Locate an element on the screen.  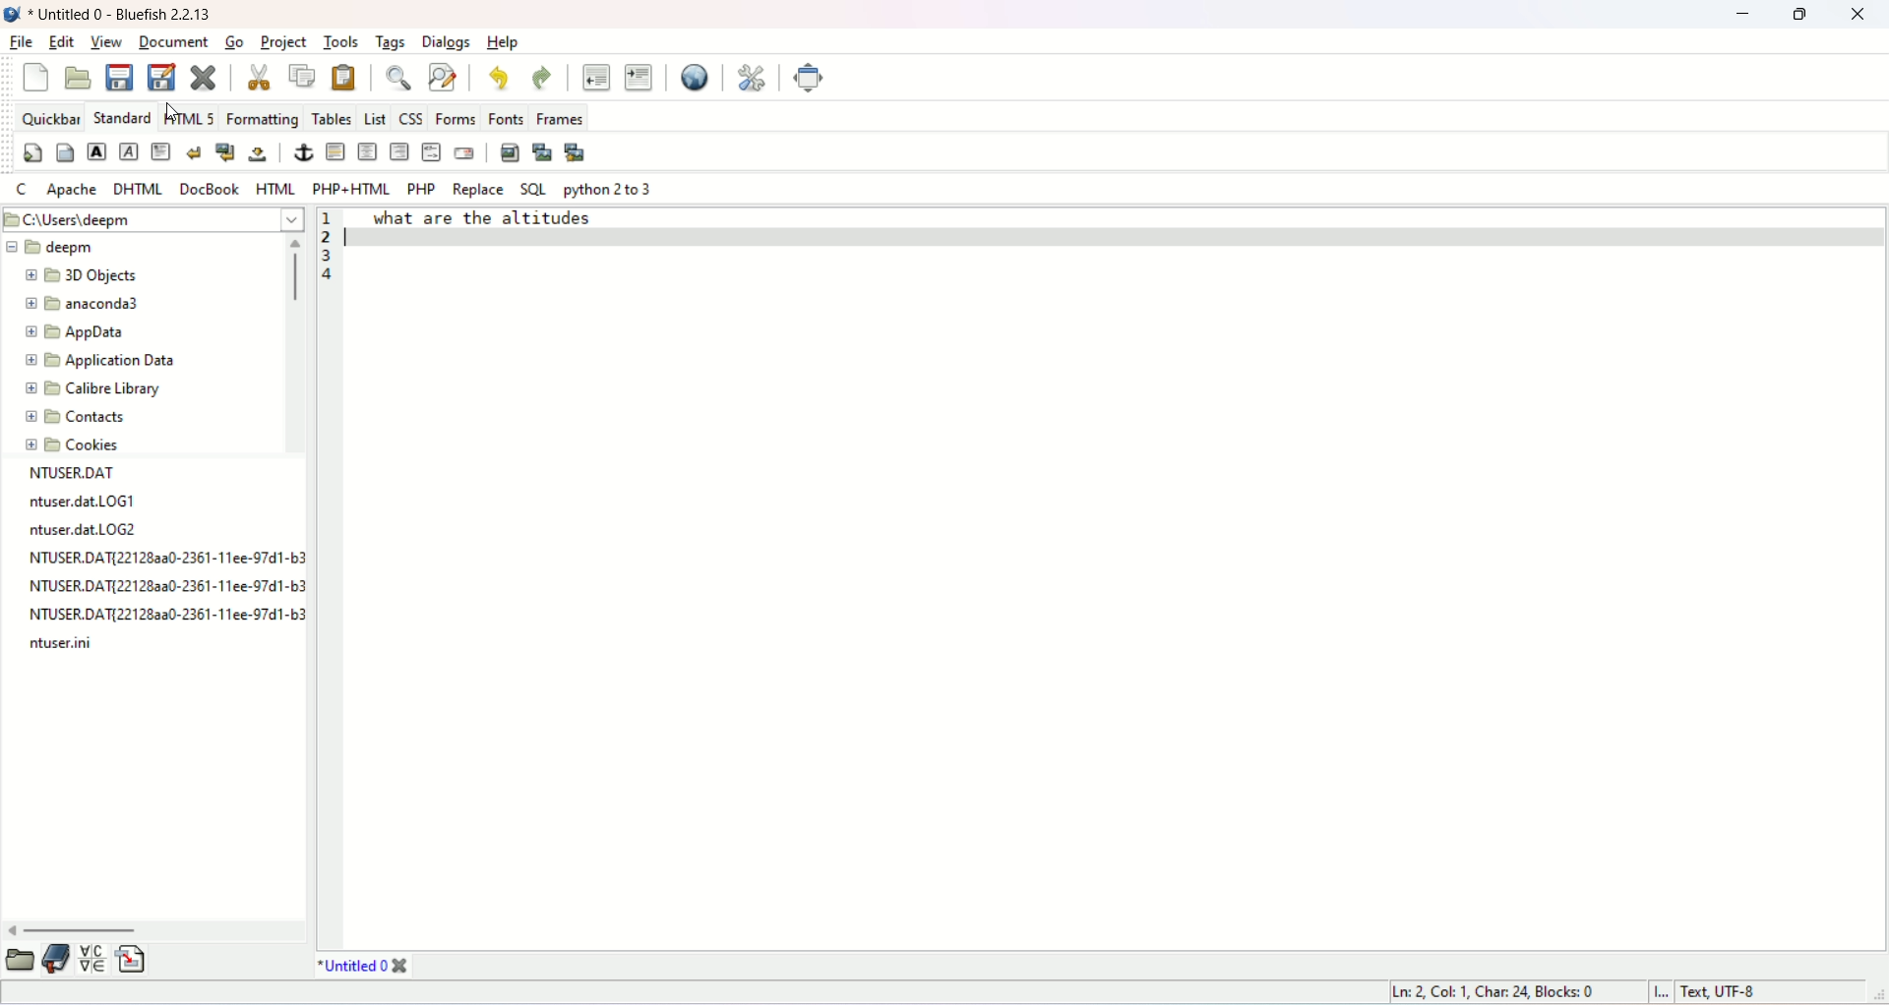
PHP+HTML is located at coordinates (351, 186).